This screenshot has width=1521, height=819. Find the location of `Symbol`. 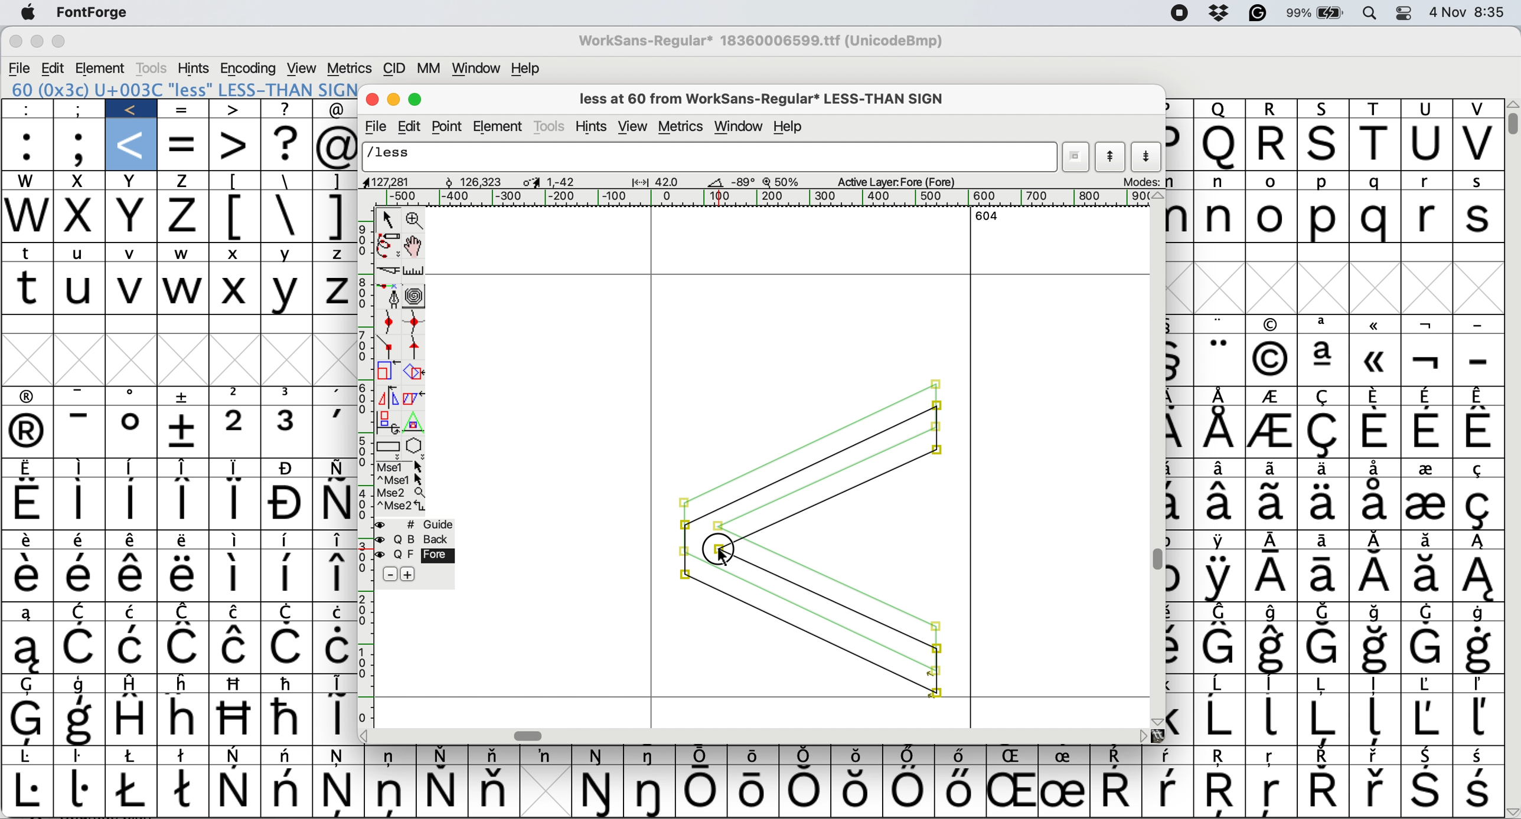

Symbol is located at coordinates (439, 791).